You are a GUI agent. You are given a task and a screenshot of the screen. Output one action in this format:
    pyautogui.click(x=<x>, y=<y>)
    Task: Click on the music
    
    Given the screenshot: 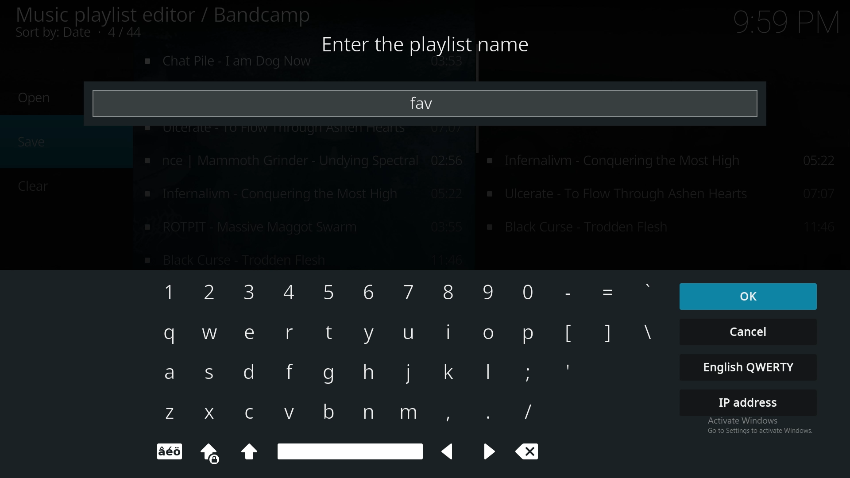 What is the action you would take?
    pyautogui.click(x=301, y=194)
    